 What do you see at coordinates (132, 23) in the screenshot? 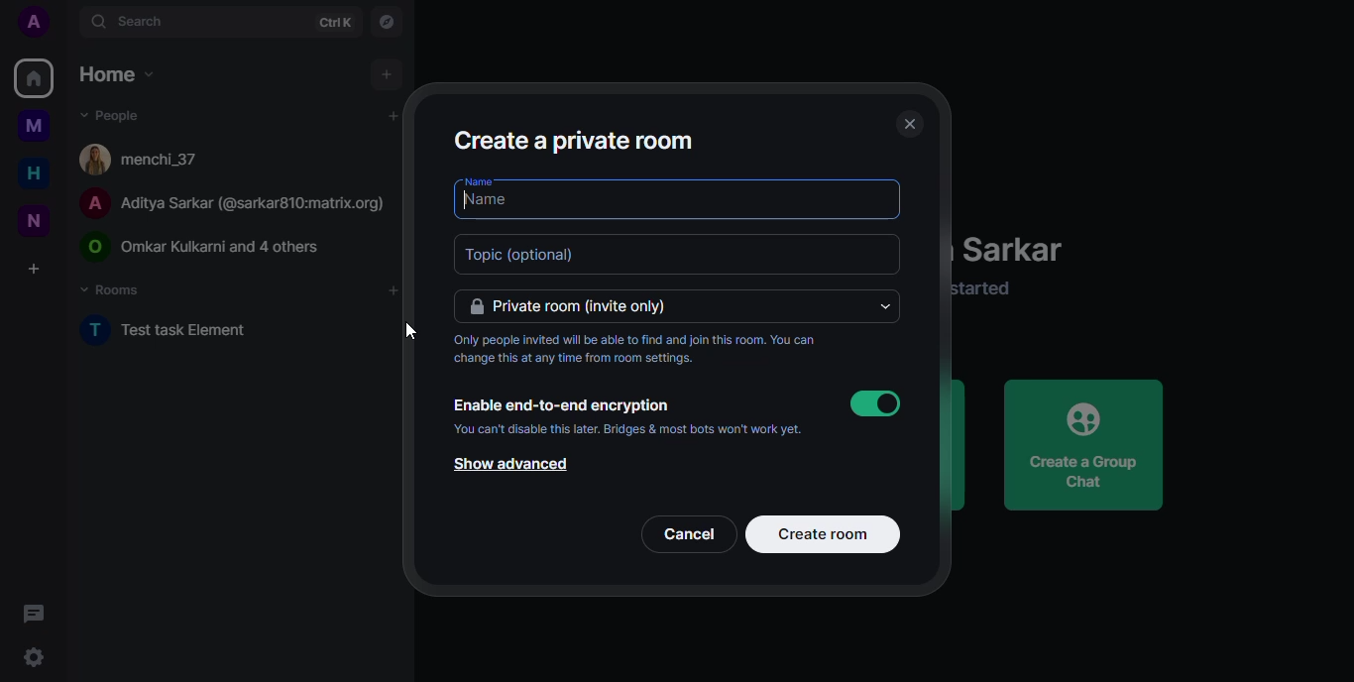
I see `search` at bounding box center [132, 23].